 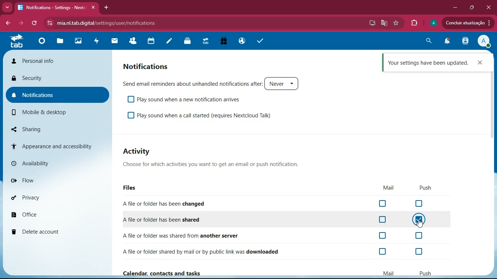 What do you see at coordinates (107, 7) in the screenshot?
I see `add tab` at bounding box center [107, 7].